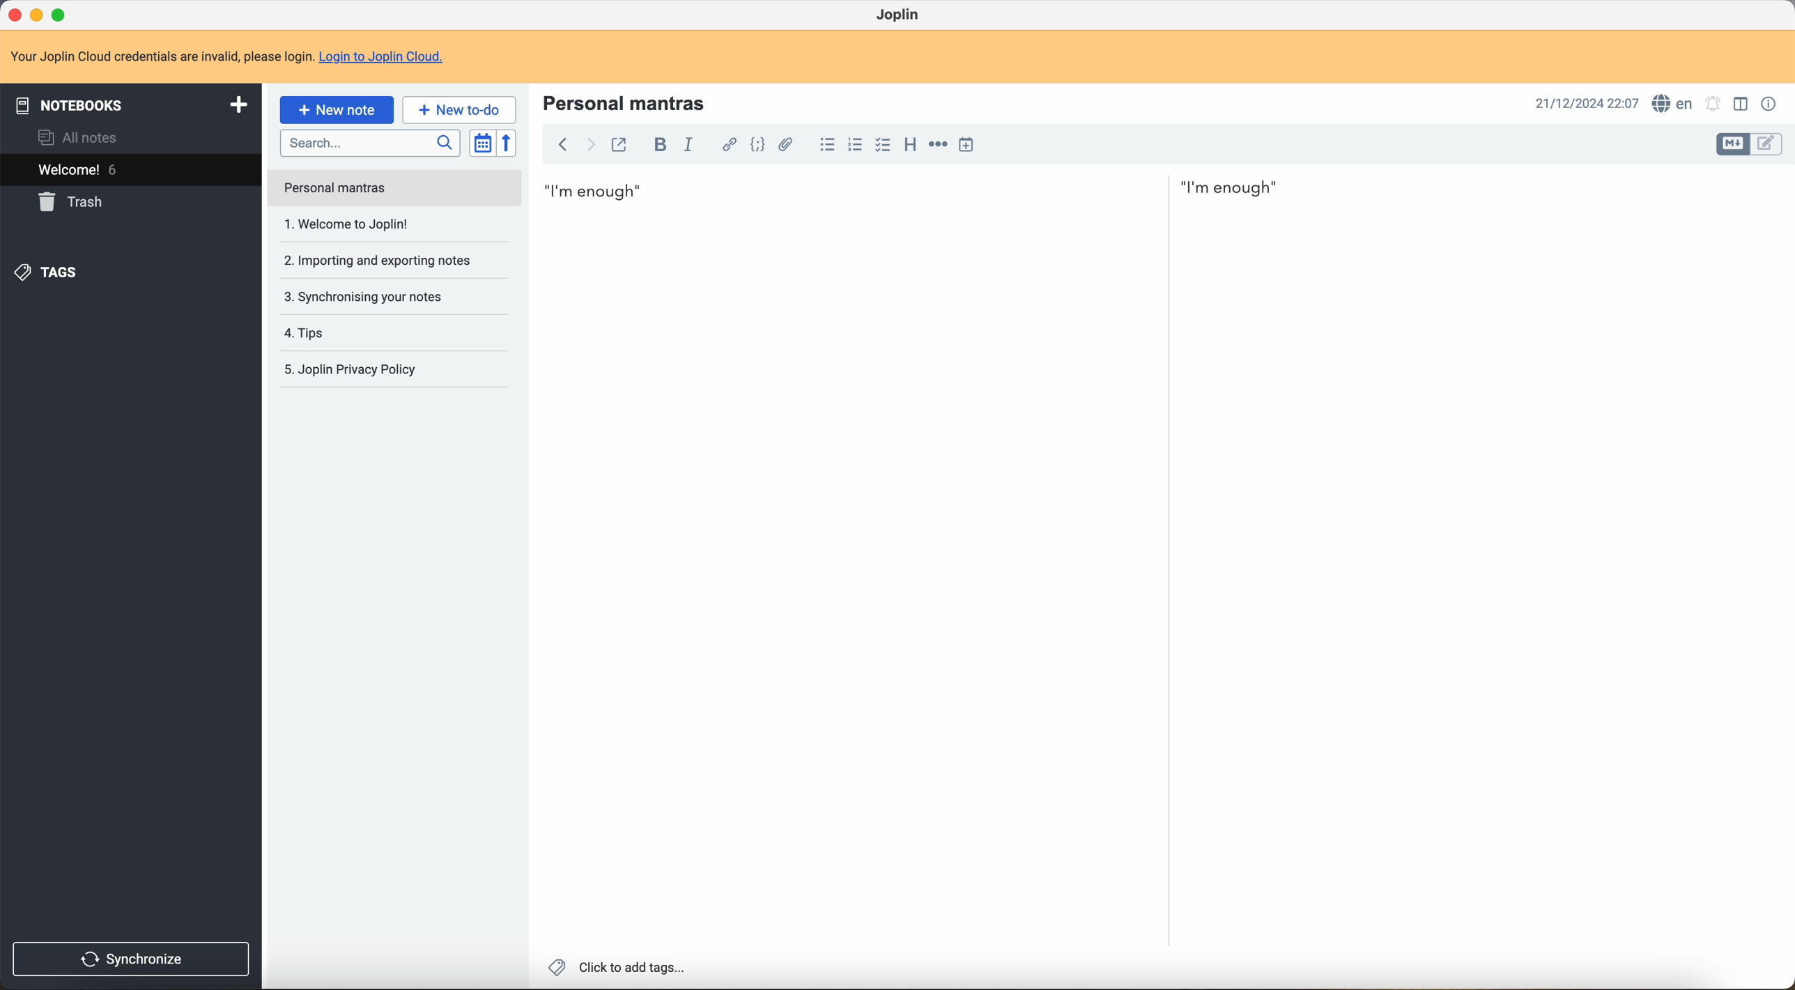 This screenshot has width=1795, height=990. What do you see at coordinates (1767, 145) in the screenshot?
I see `toggle edit layout` at bounding box center [1767, 145].